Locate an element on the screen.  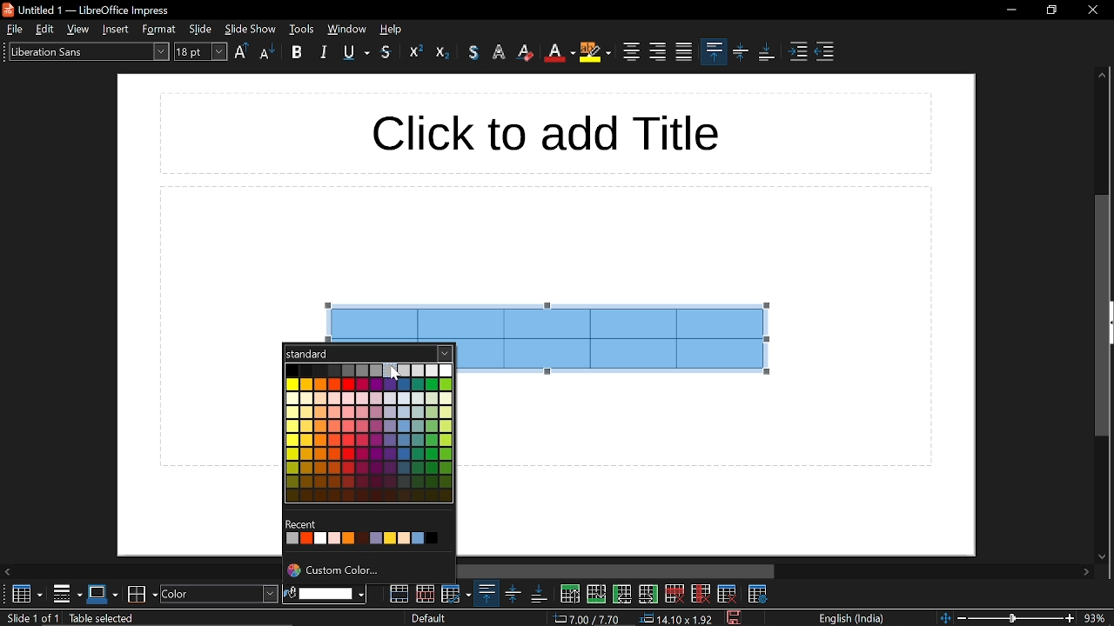
recent is located at coordinates (370, 539).